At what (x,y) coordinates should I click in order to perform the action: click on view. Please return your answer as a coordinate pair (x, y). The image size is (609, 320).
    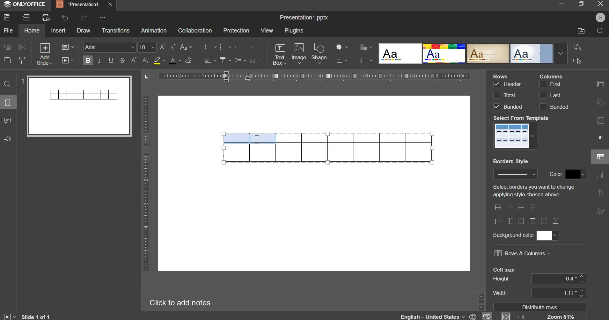
    Looking at the image, I should click on (267, 30).